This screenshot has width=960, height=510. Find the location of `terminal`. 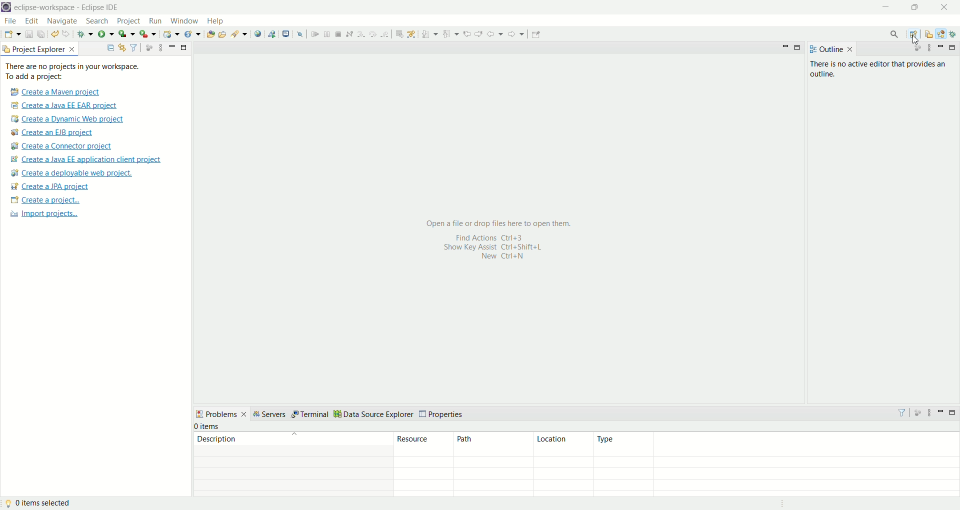

terminal is located at coordinates (310, 413).